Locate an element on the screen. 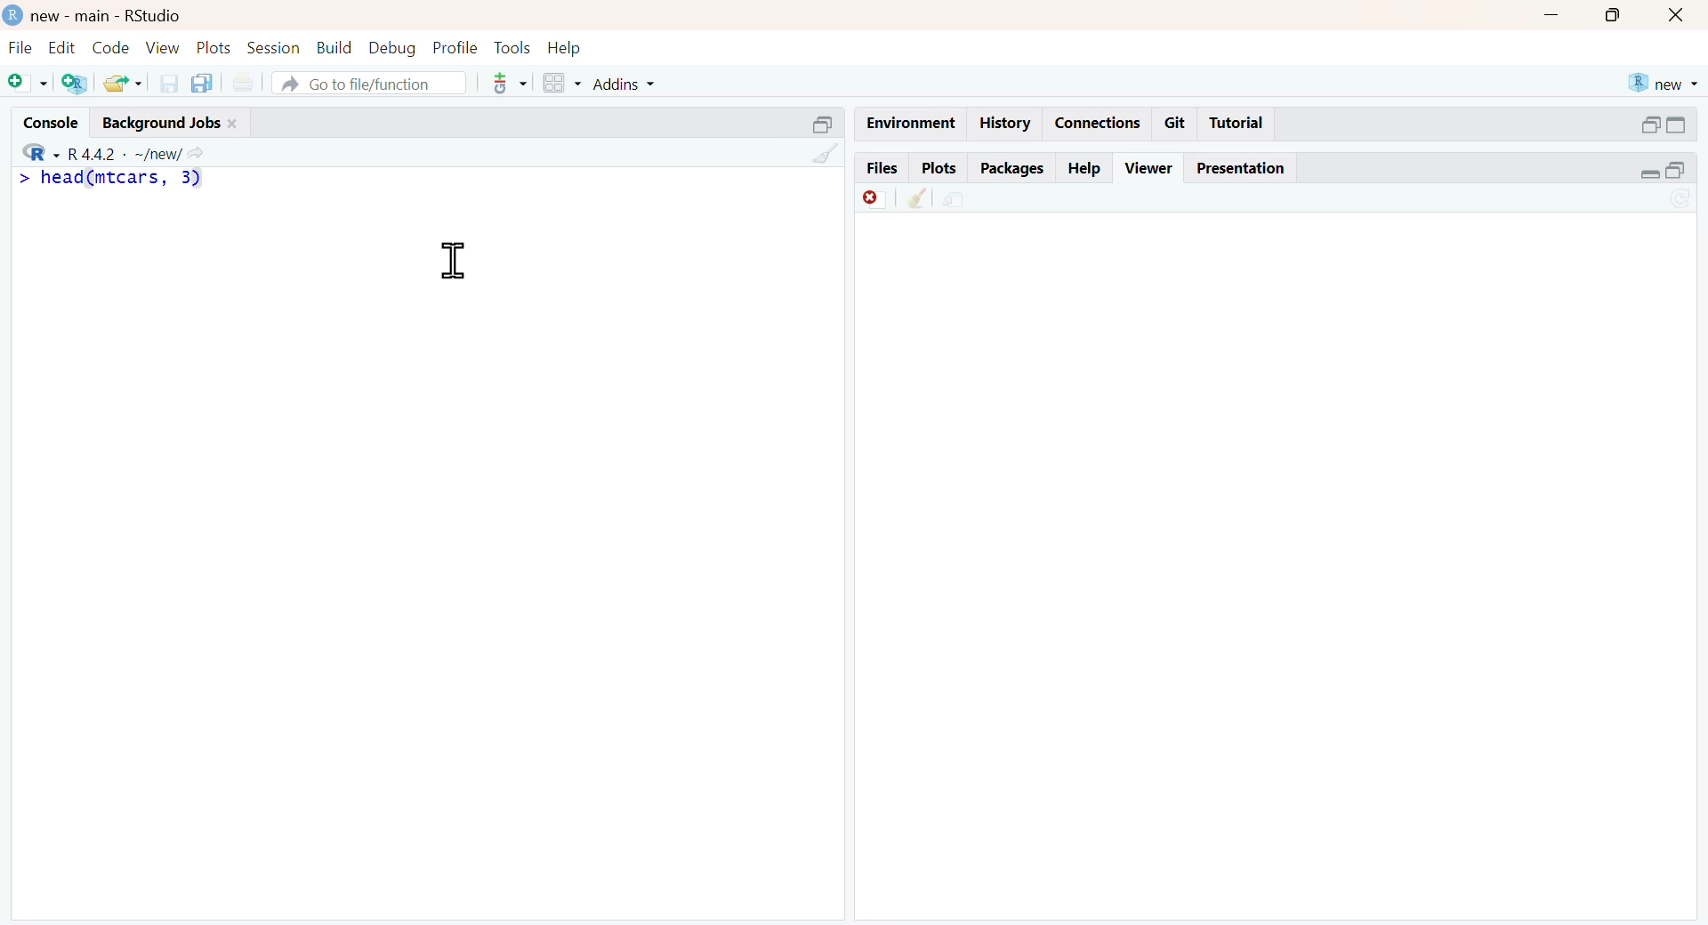 Image resolution: width=1708 pixels, height=925 pixels. Edit is located at coordinates (60, 45).